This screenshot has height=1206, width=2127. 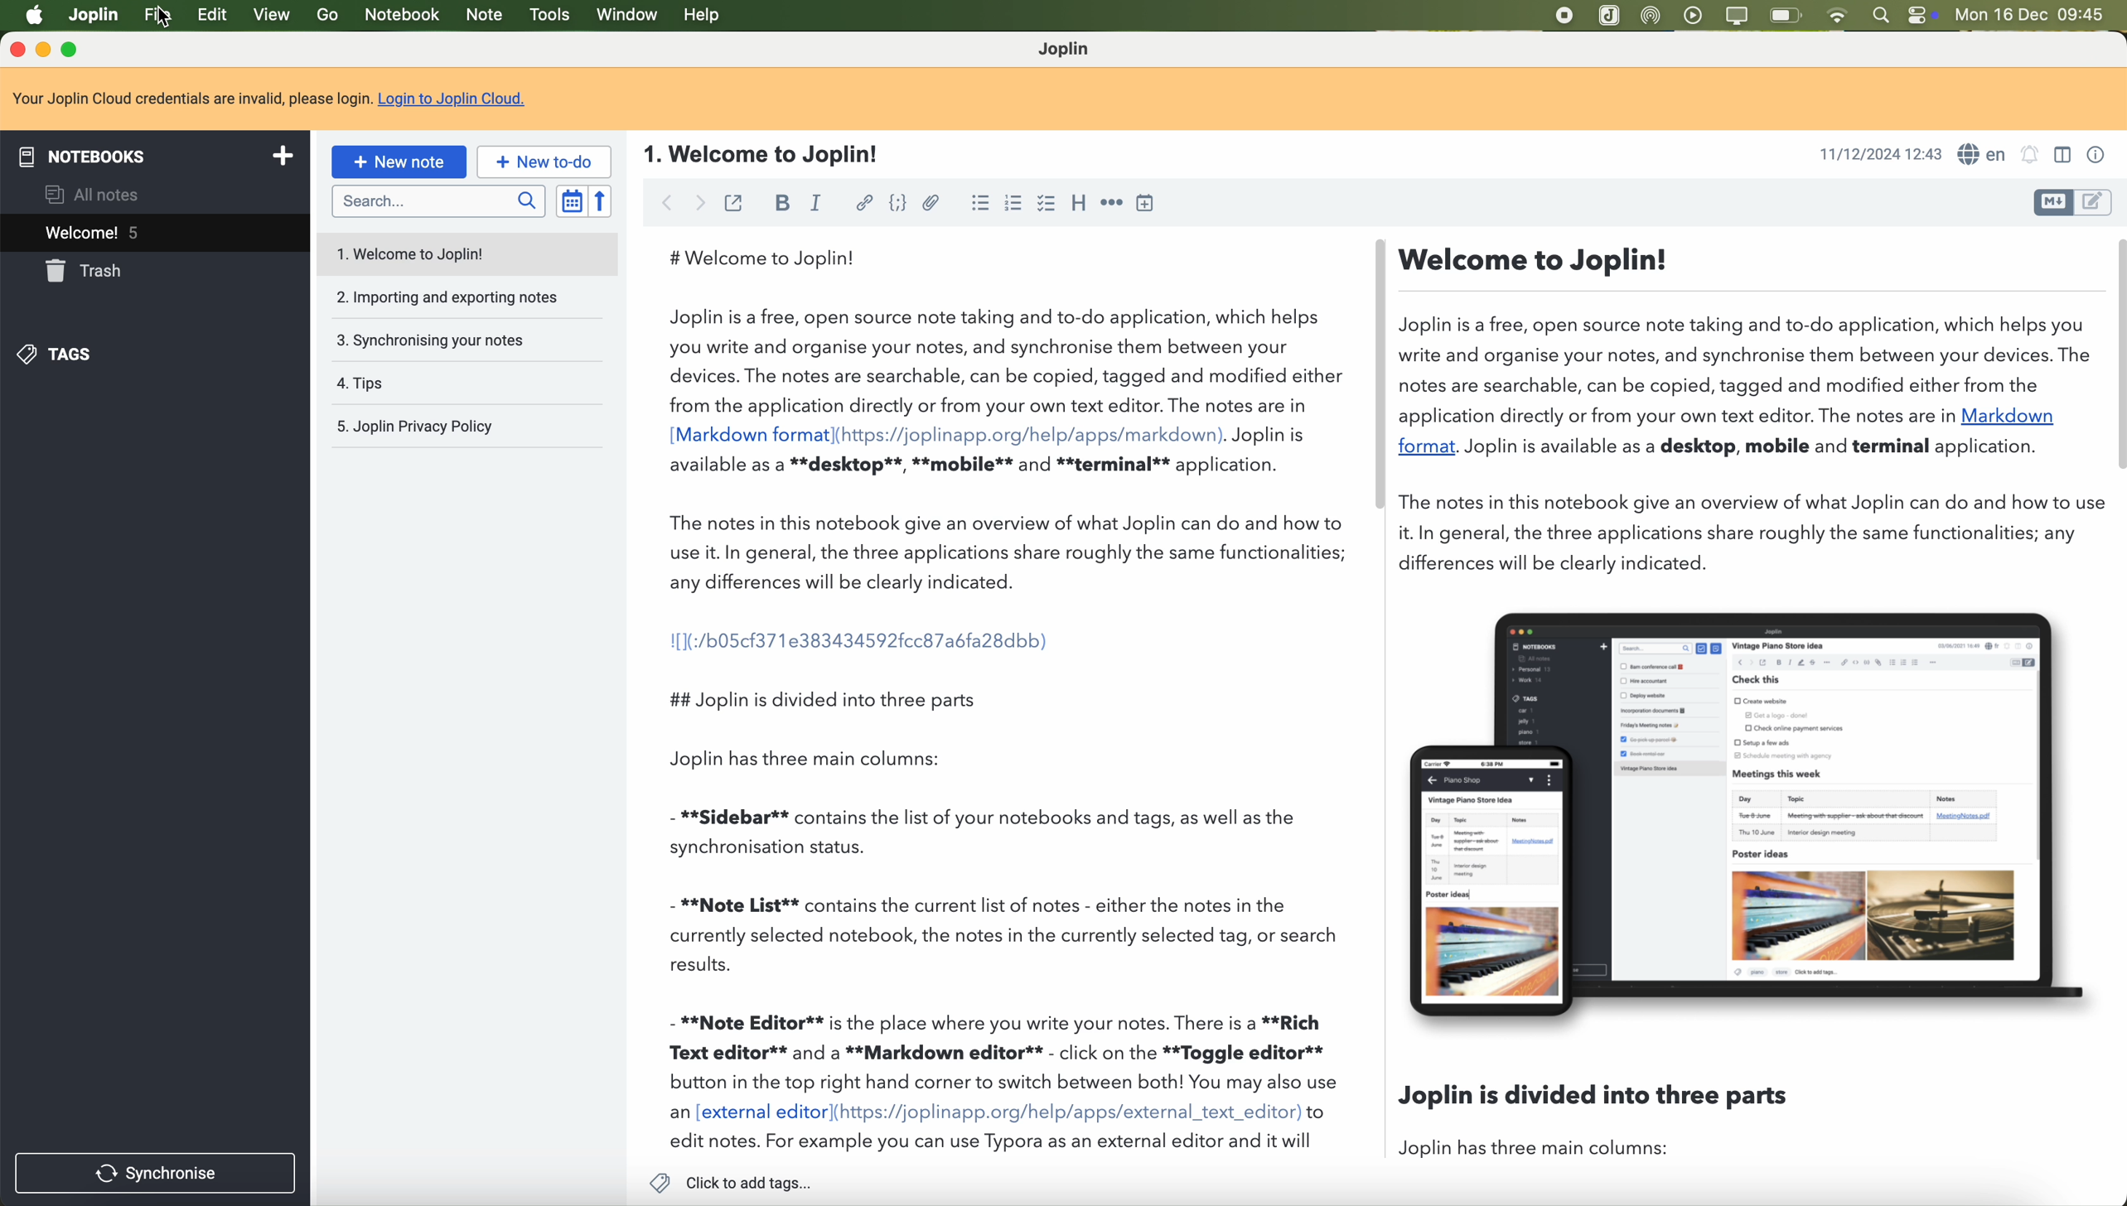 What do you see at coordinates (447, 297) in the screenshot?
I see `2. Importing and exporting notes` at bounding box center [447, 297].